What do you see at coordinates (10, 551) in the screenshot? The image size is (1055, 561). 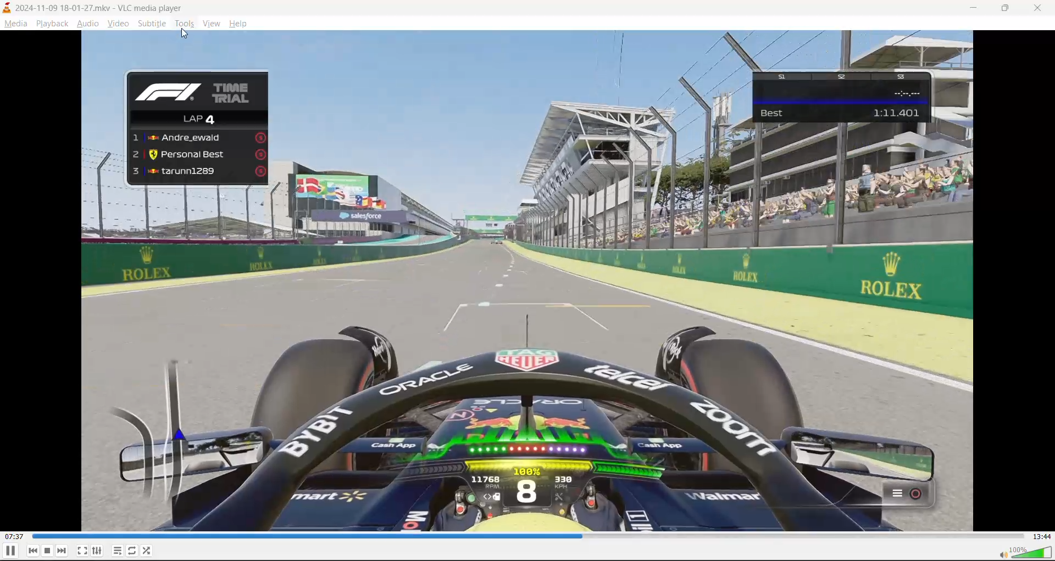 I see `pause` at bounding box center [10, 551].